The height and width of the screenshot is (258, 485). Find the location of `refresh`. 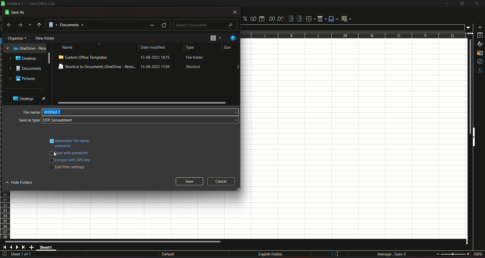

refresh is located at coordinates (163, 25).